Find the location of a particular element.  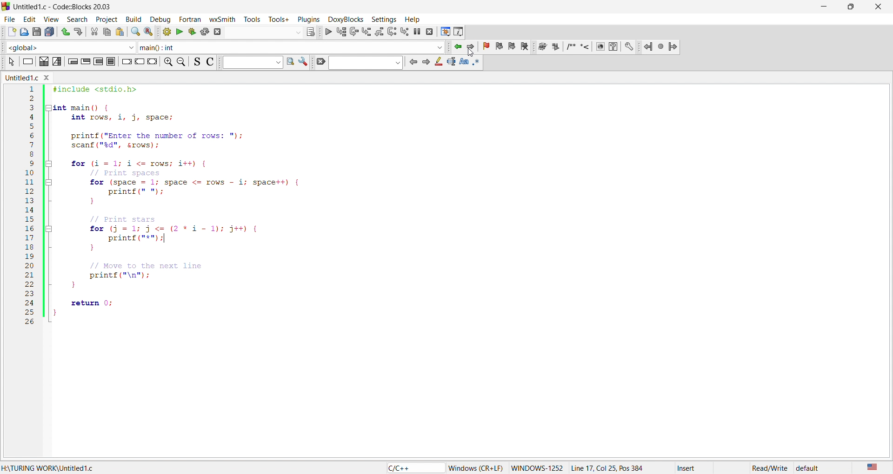

save all is located at coordinates (48, 32).